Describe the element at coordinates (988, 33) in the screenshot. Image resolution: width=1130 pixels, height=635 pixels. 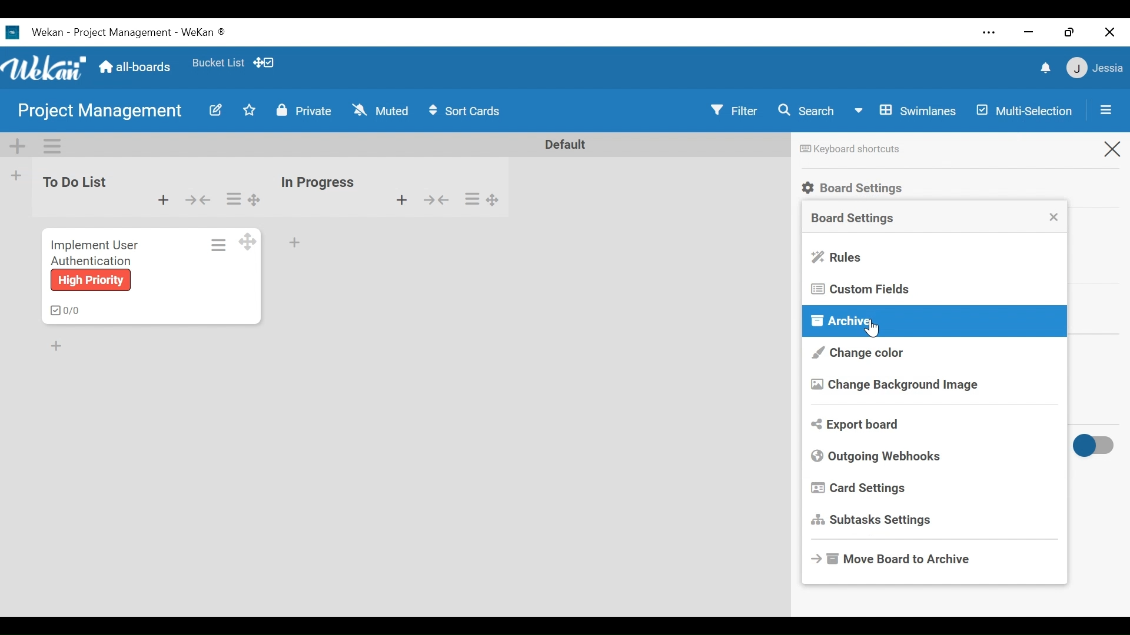
I see `settings and more` at that location.